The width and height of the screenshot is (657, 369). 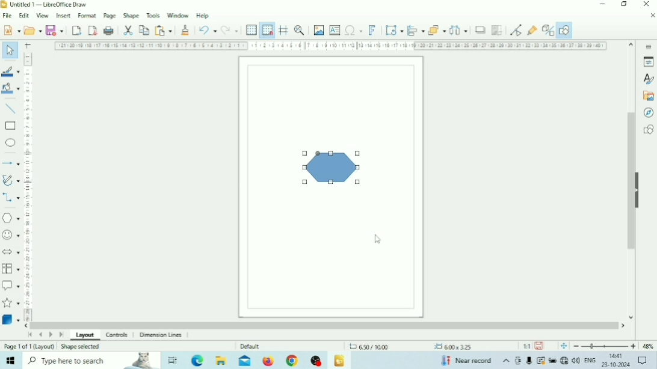 I want to click on Horizontal scrollbar, so click(x=325, y=325).